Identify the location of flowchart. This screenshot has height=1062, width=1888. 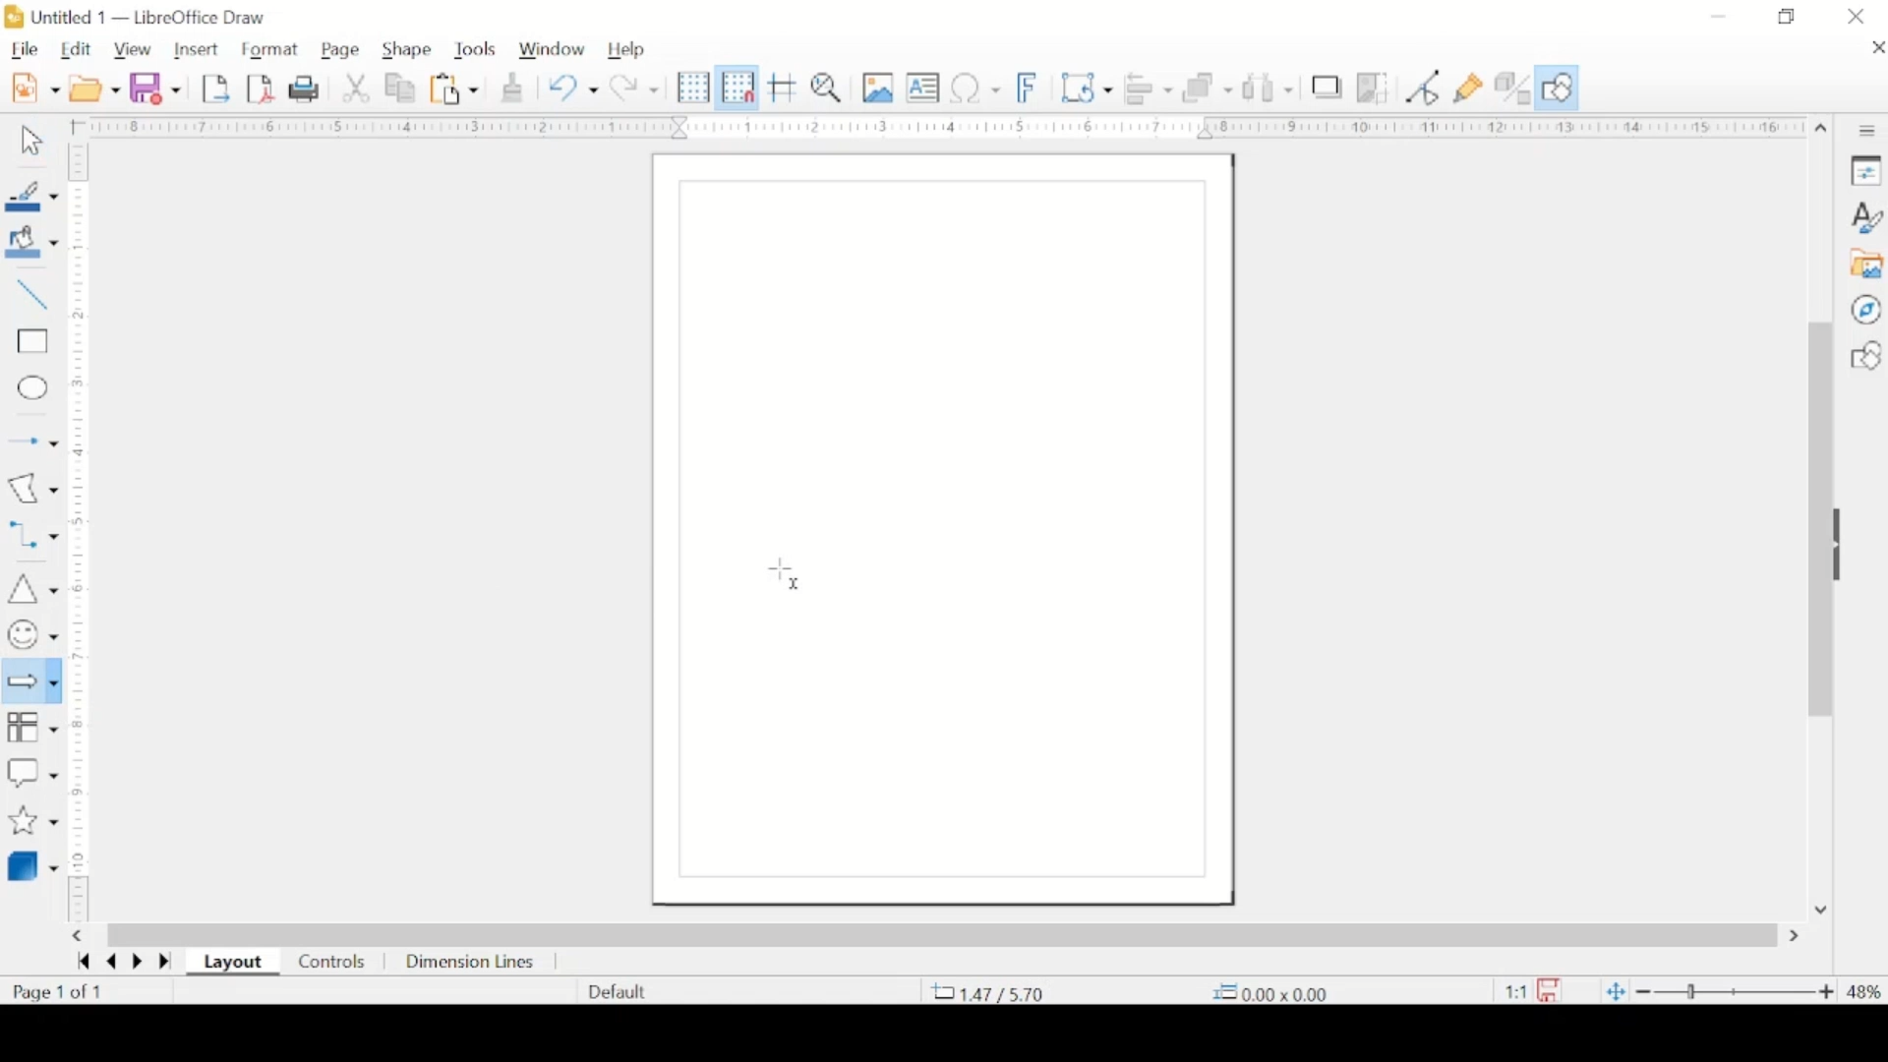
(32, 731).